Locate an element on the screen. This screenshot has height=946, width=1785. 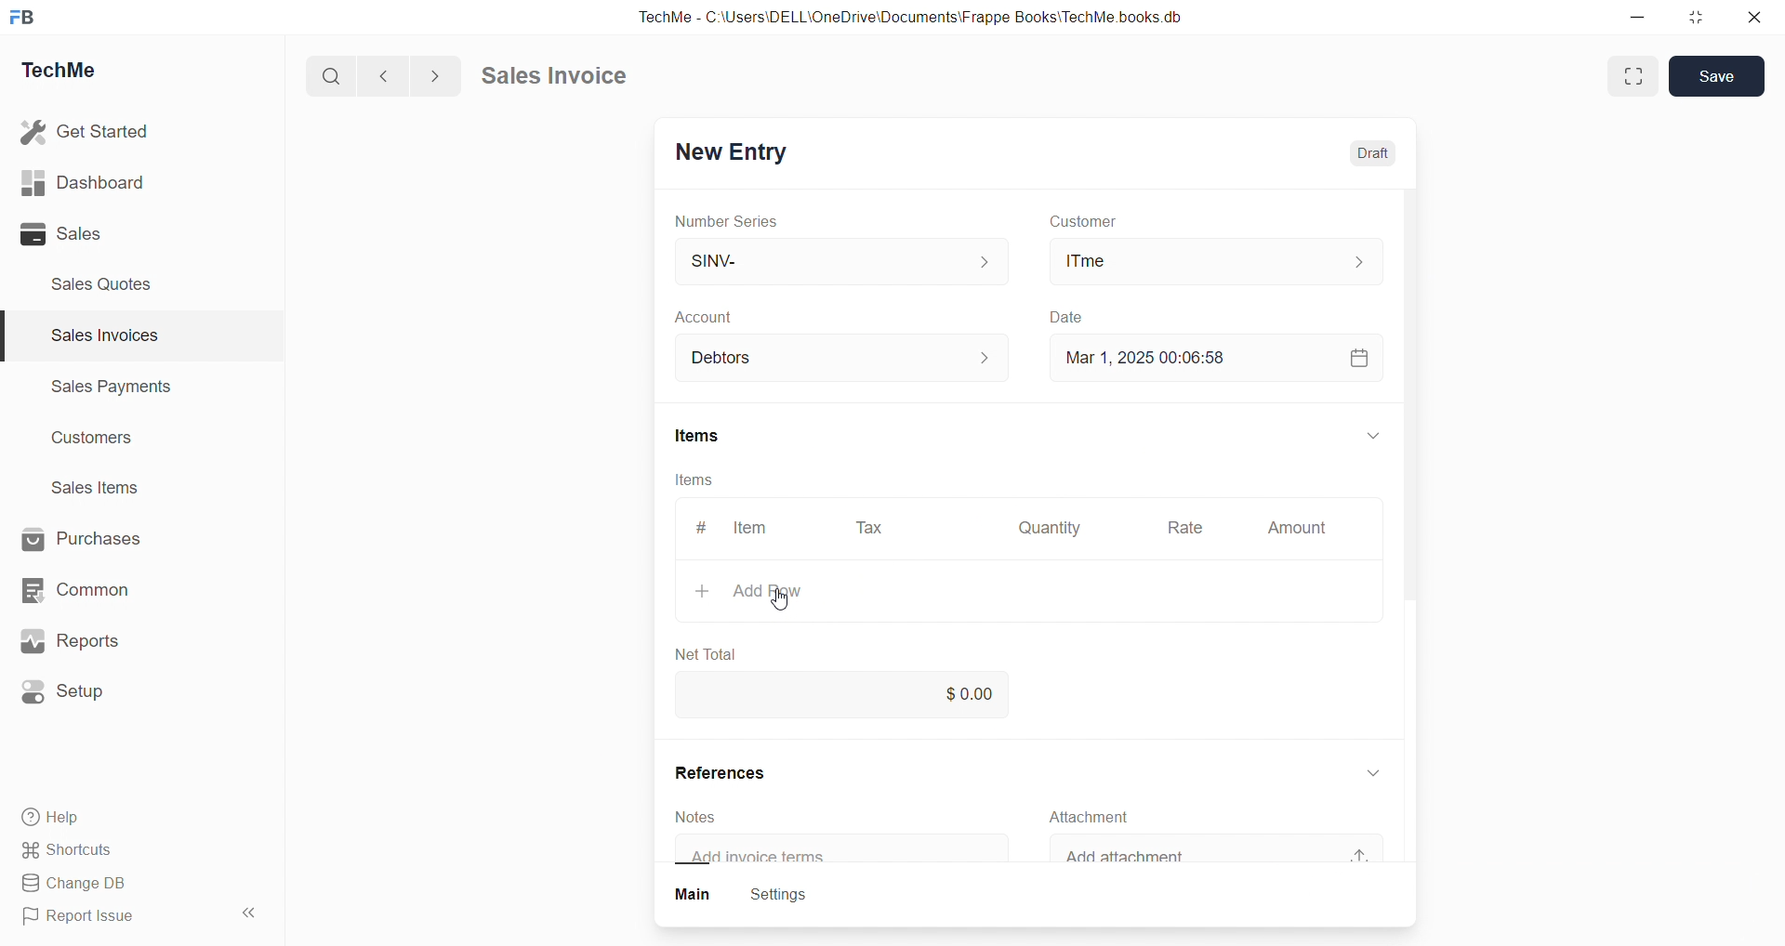
Sales Payments is located at coordinates (102, 389).